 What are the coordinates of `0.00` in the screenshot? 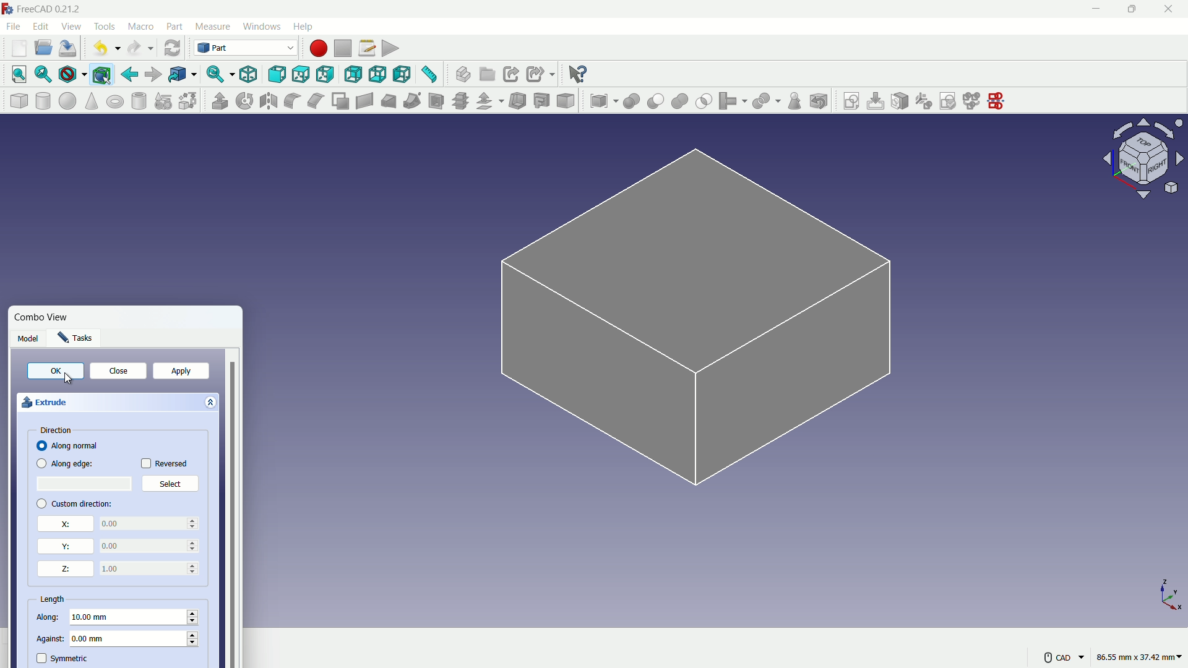 It's located at (150, 523).